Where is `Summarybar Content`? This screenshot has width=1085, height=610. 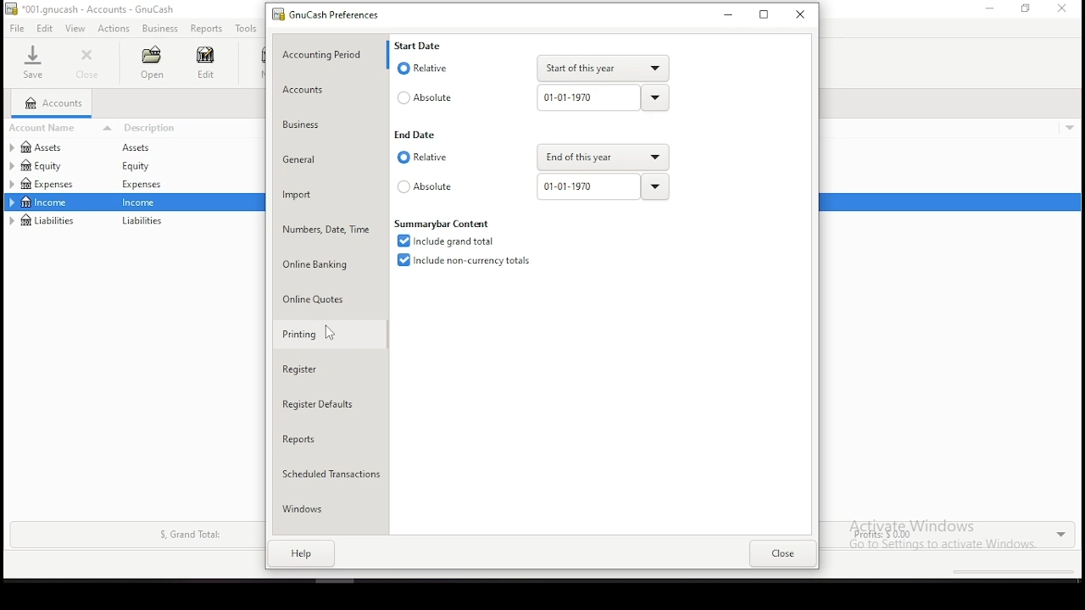 Summarybar Content is located at coordinates (445, 225).